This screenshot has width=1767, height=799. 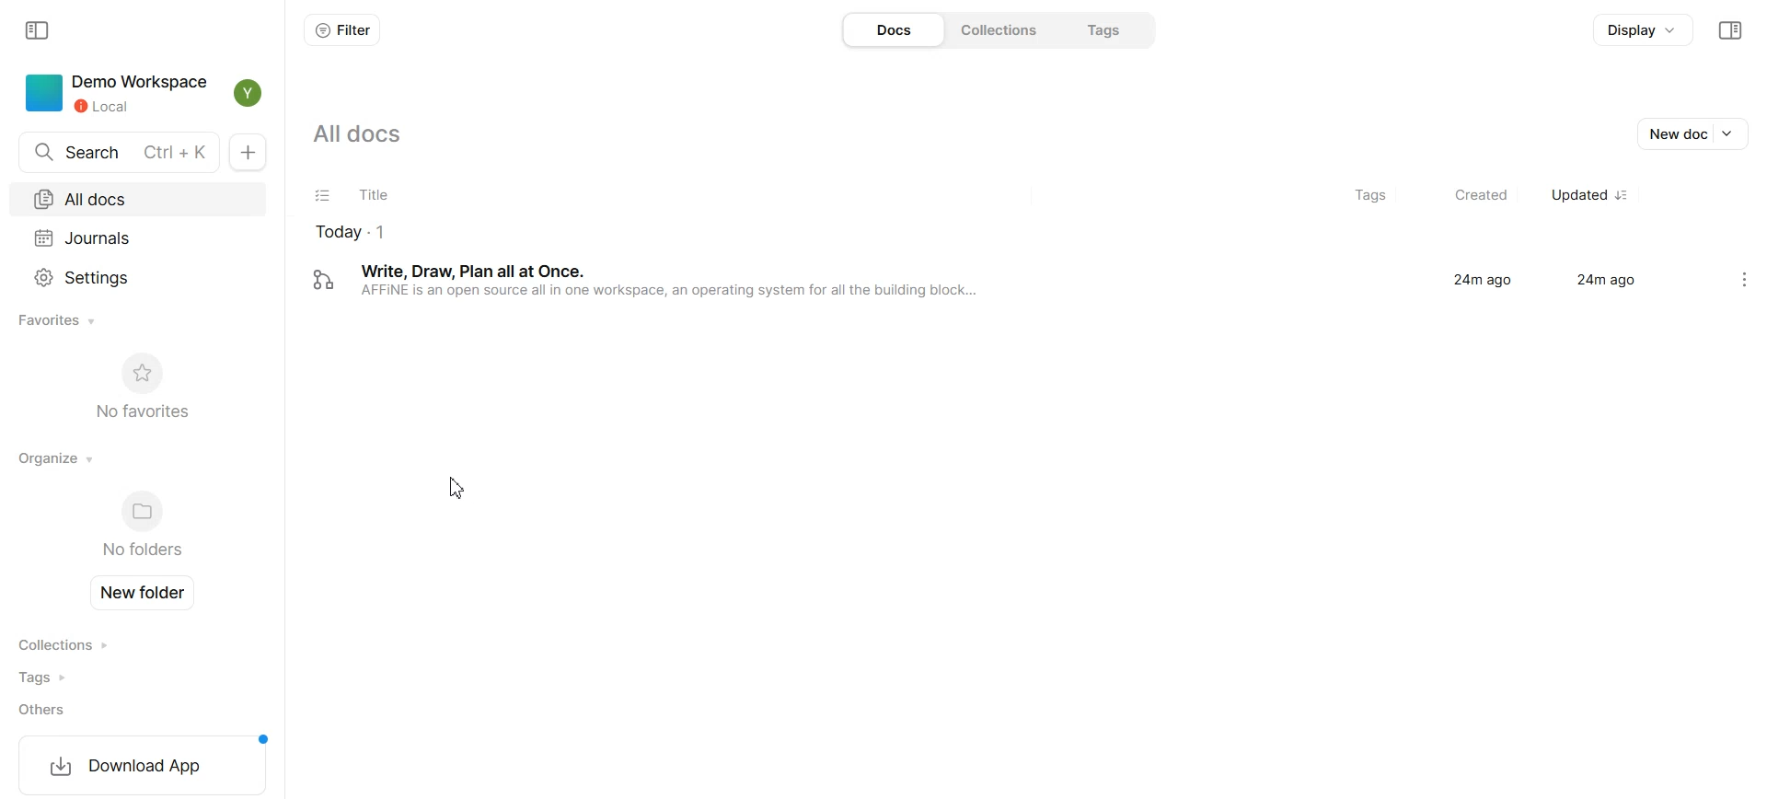 What do you see at coordinates (72, 645) in the screenshot?
I see `Collections` at bounding box center [72, 645].